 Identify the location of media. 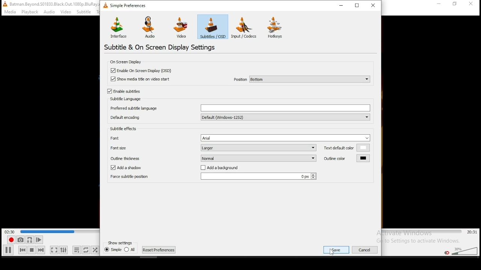
(11, 12).